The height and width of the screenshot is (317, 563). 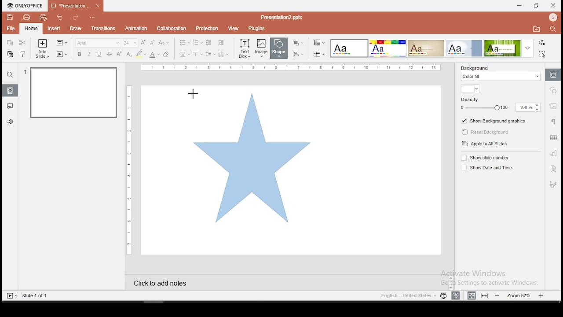 I want to click on vertical scale, so click(x=131, y=169).